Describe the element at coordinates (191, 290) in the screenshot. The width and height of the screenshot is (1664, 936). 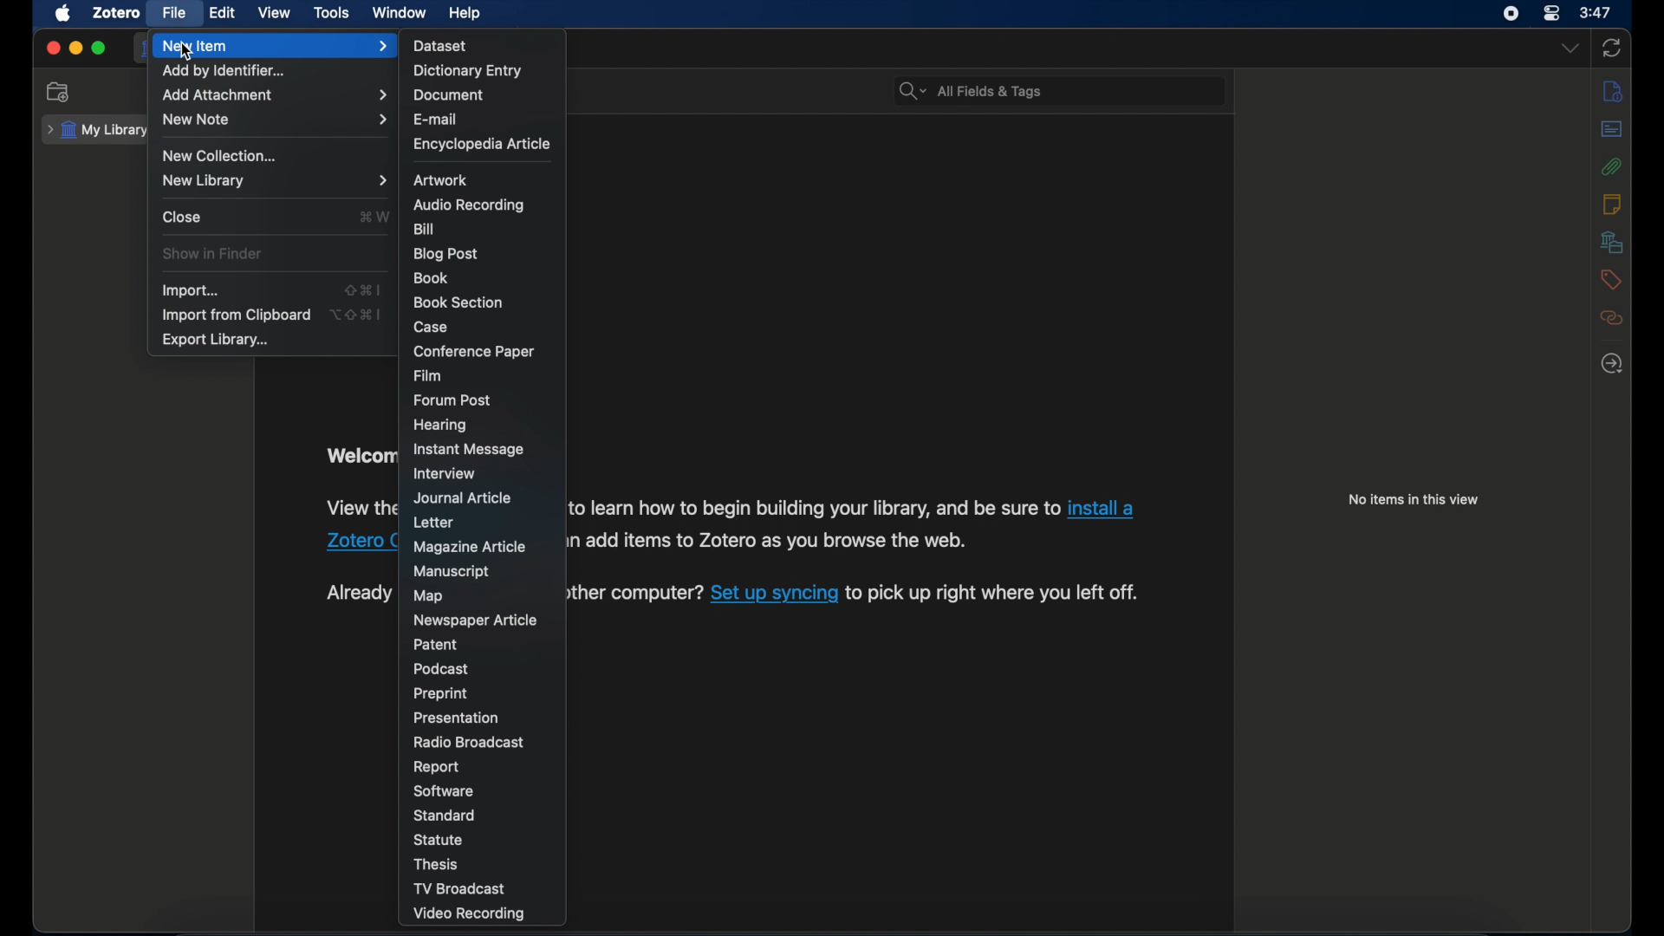
I see `import` at that location.